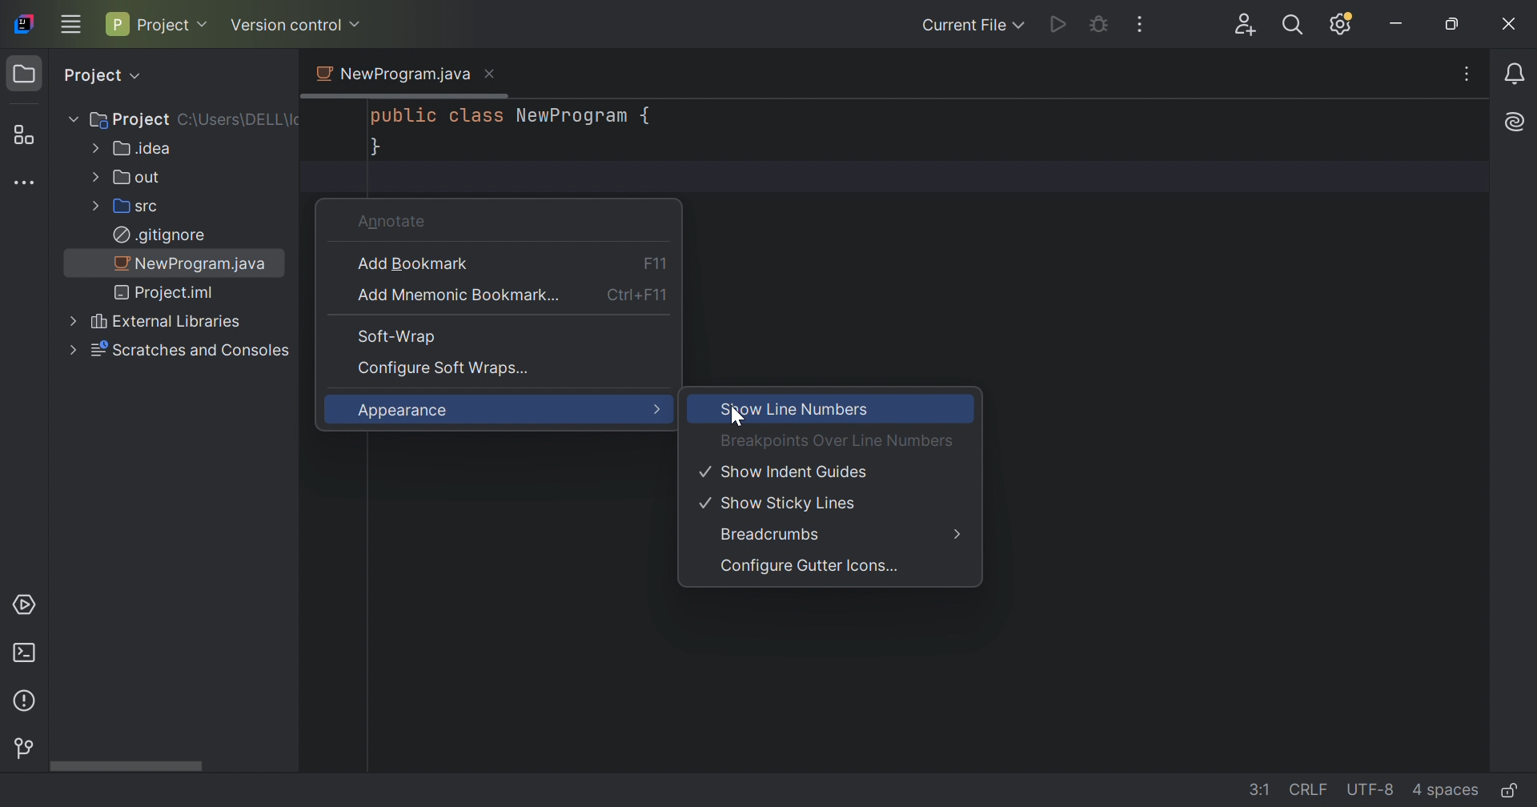 Image resolution: width=1537 pixels, height=807 pixels. What do you see at coordinates (92, 148) in the screenshot?
I see `Drop Down` at bounding box center [92, 148].